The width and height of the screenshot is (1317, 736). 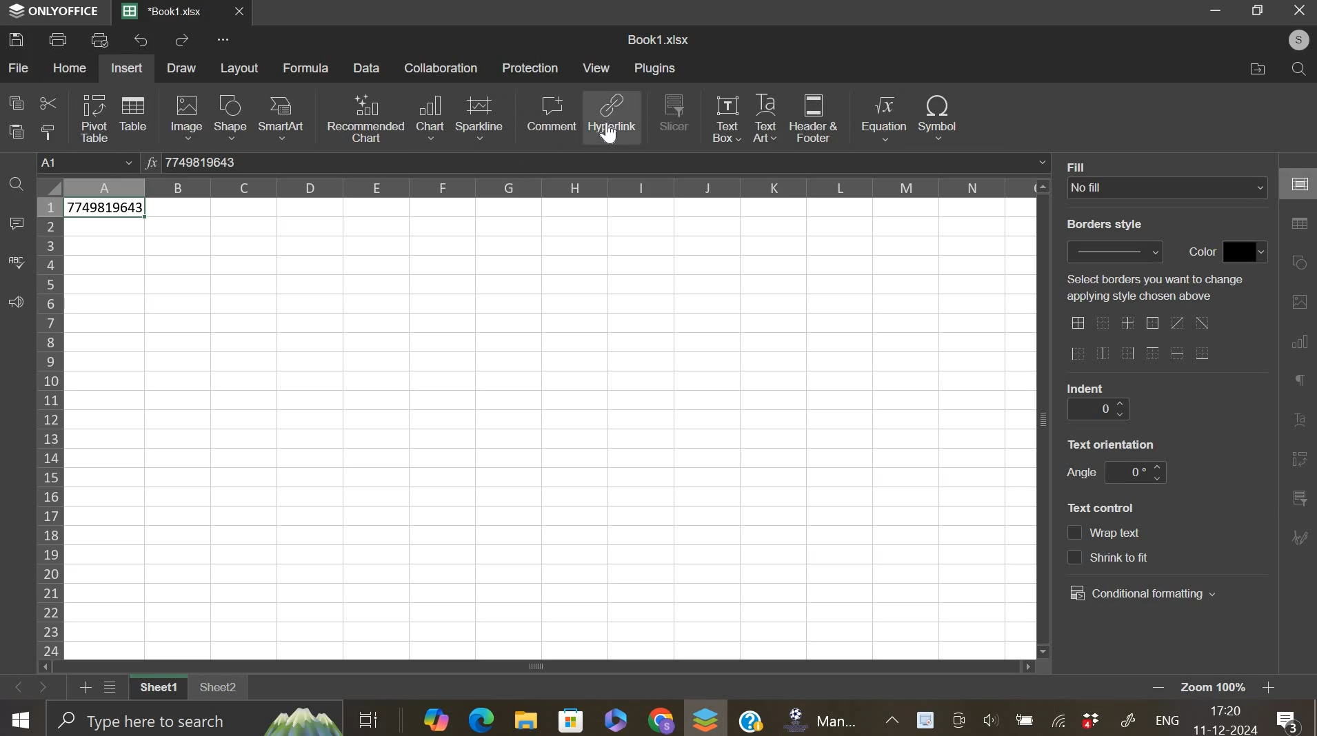 What do you see at coordinates (94, 119) in the screenshot?
I see `pivot table` at bounding box center [94, 119].